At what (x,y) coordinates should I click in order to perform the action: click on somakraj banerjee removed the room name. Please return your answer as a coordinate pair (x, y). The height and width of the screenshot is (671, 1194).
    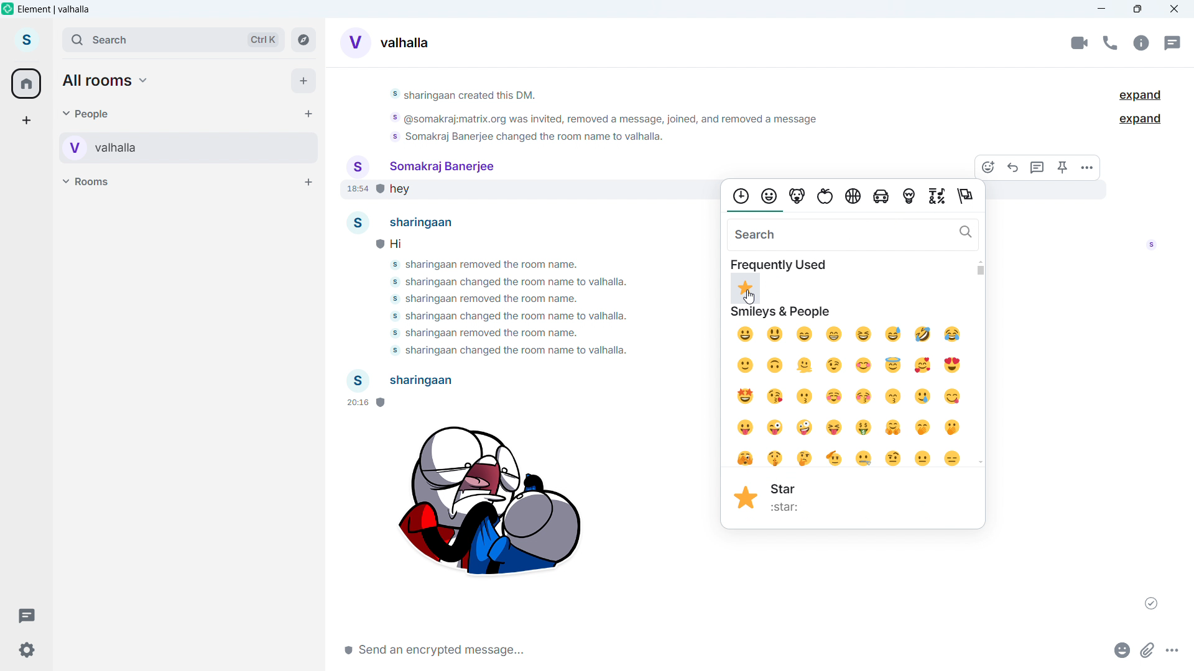
    Looking at the image, I should click on (486, 334).